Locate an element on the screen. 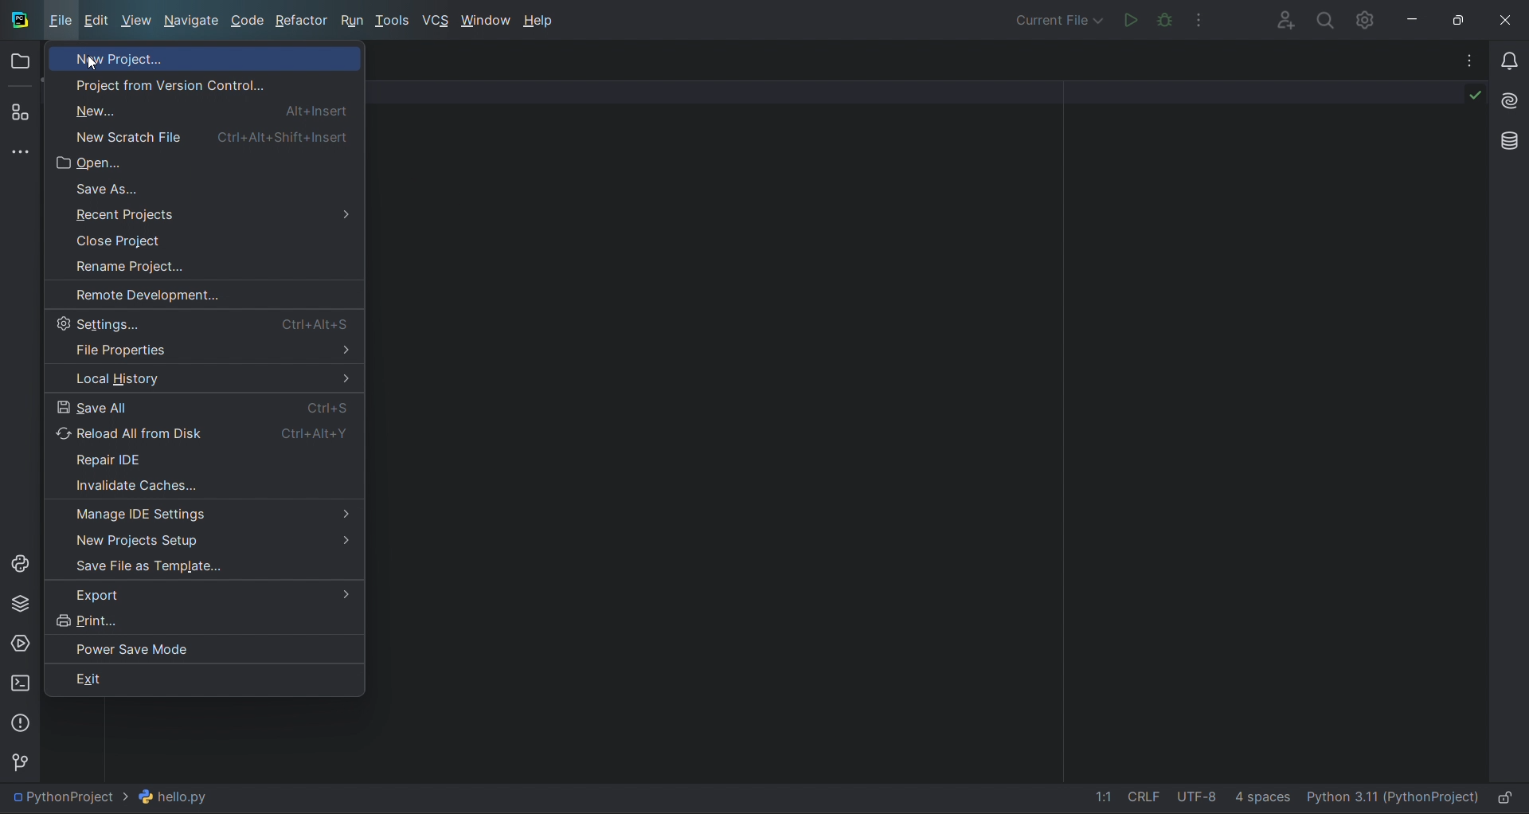 This screenshot has width=1529, height=814. maximize is located at coordinates (1463, 18).